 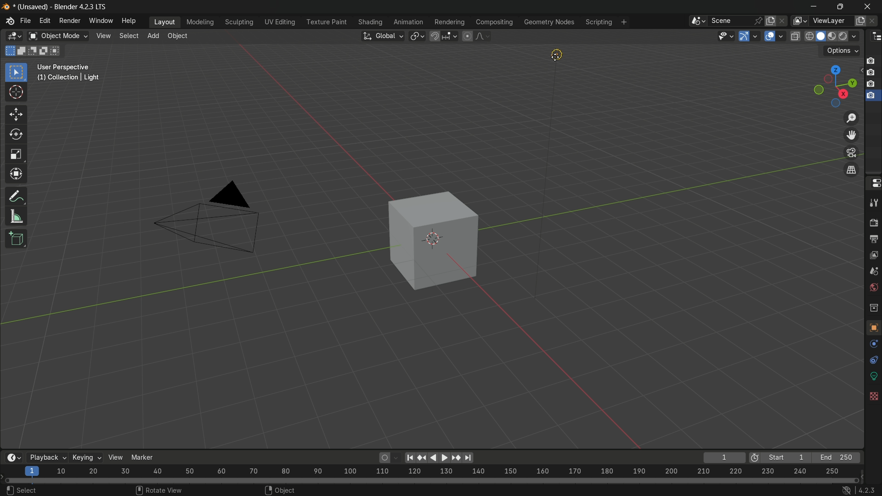 What do you see at coordinates (389, 457) in the screenshot?
I see `auto keyframing` at bounding box center [389, 457].